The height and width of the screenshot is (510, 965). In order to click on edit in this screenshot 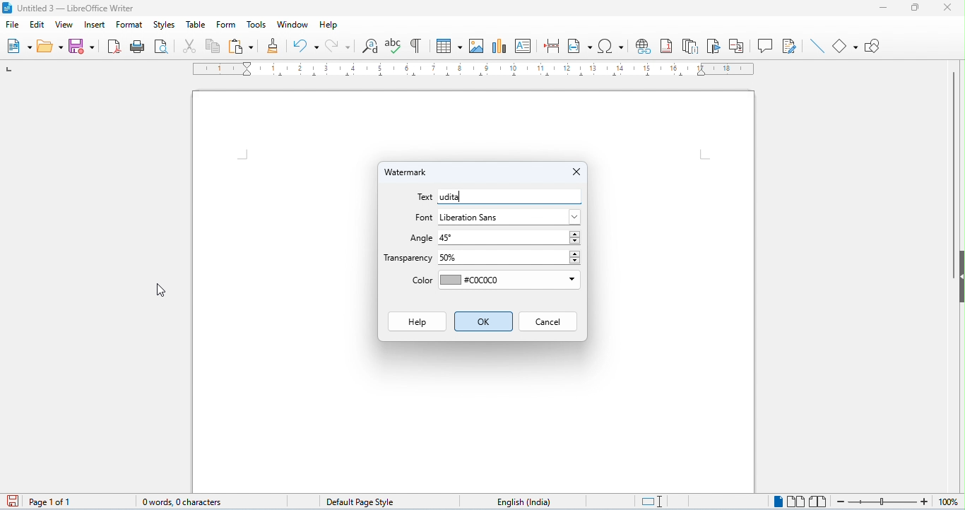, I will do `click(37, 25)`.